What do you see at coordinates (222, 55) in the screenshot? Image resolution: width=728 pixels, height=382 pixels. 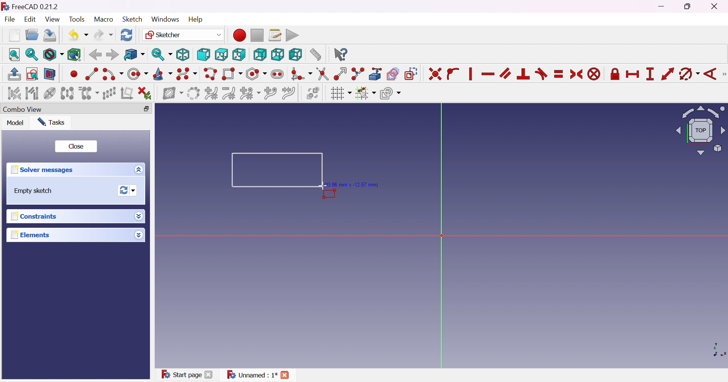 I see `Top` at bounding box center [222, 55].